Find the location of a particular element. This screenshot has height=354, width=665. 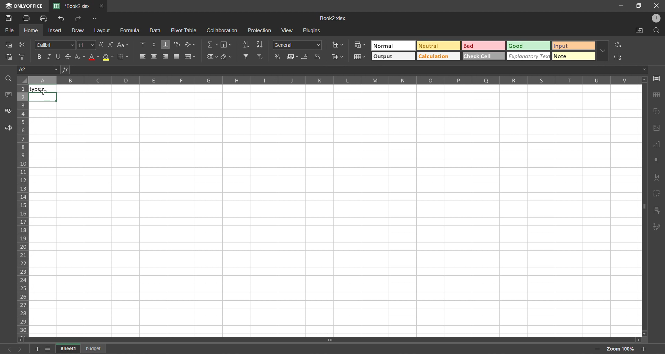

file is located at coordinates (10, 30).